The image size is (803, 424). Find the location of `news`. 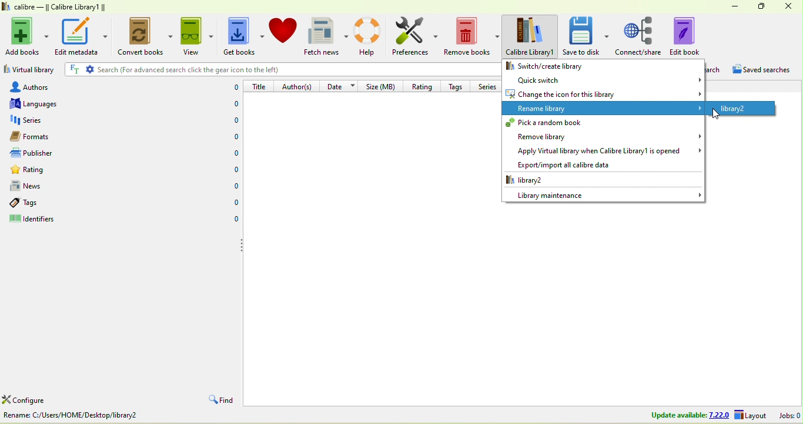

news is located at coordinates (49, 186).